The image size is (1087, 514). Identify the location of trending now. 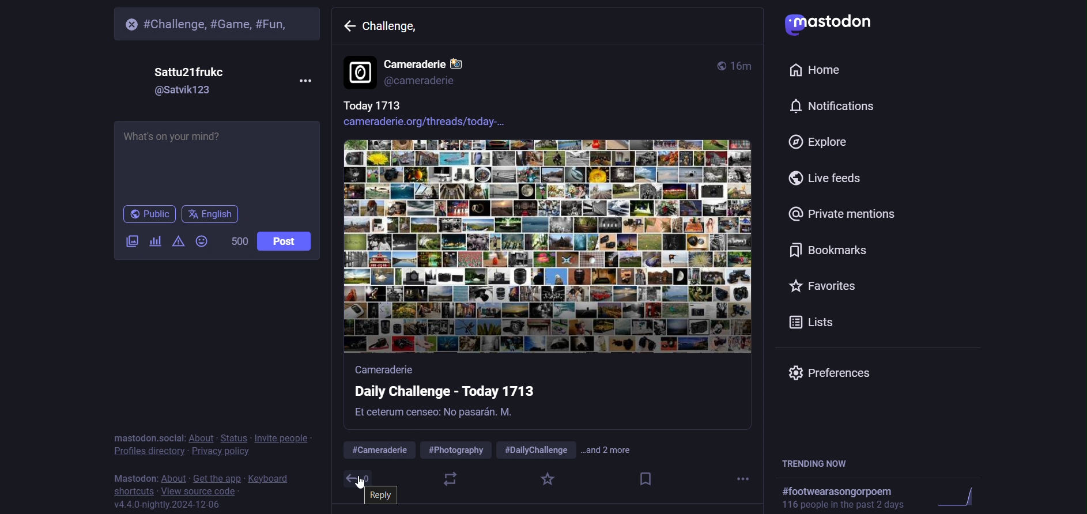
(821, 463).